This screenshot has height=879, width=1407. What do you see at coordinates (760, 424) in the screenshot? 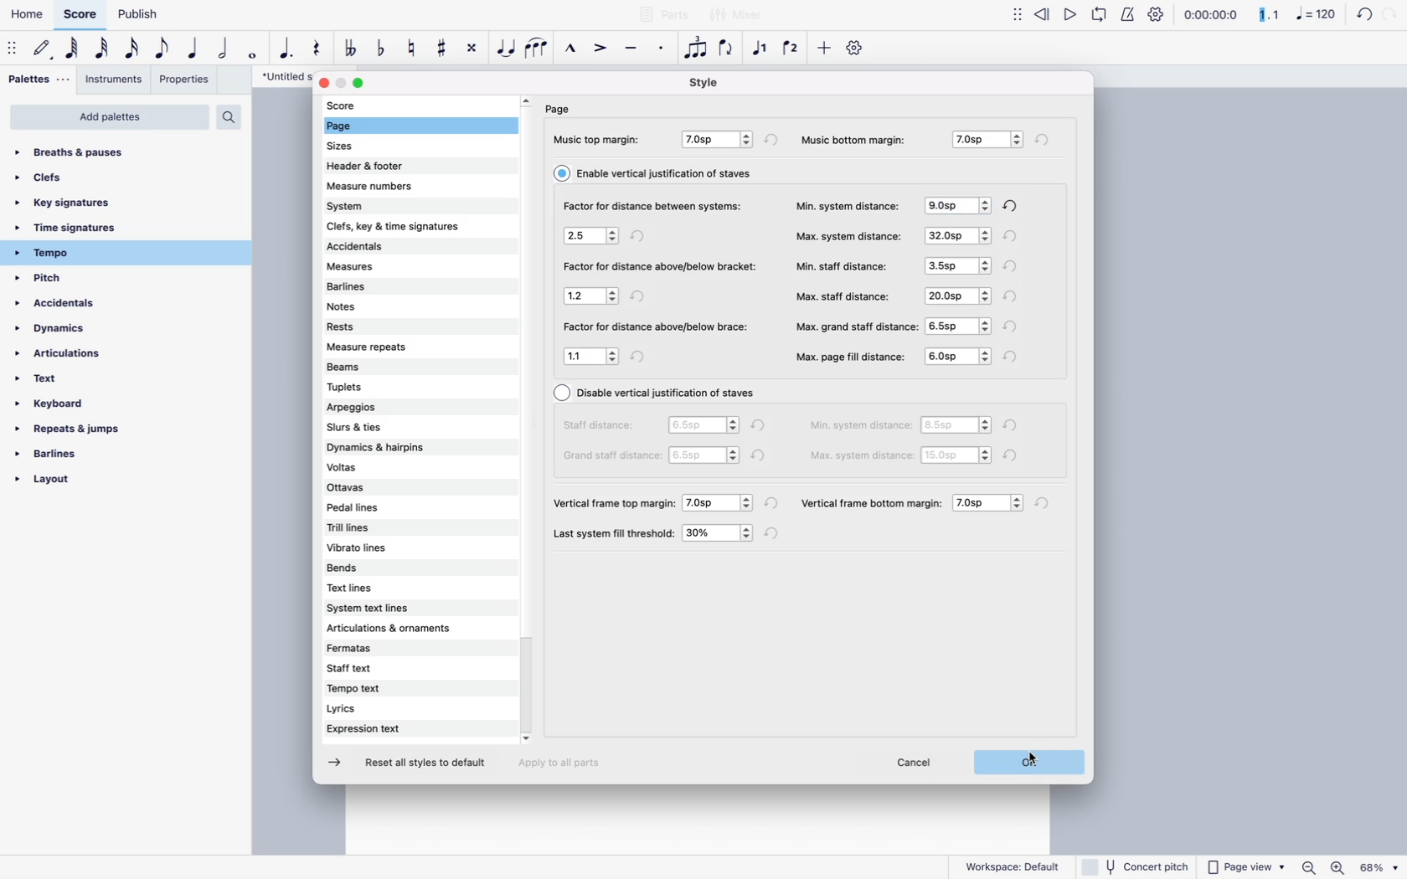
I see `refresh` at bounding box center [760, 424].